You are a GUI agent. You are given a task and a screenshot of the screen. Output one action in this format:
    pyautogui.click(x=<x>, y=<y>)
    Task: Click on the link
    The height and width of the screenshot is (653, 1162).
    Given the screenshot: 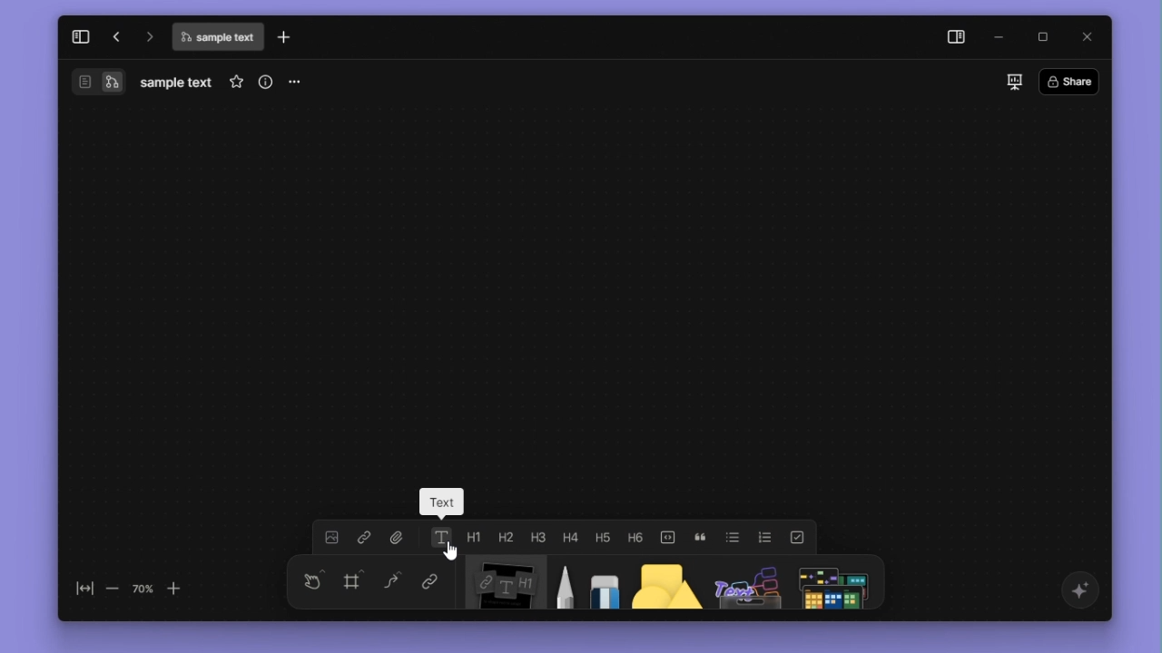 What is the action you would take?
    pyautogui.click(x=363, y=538)
    